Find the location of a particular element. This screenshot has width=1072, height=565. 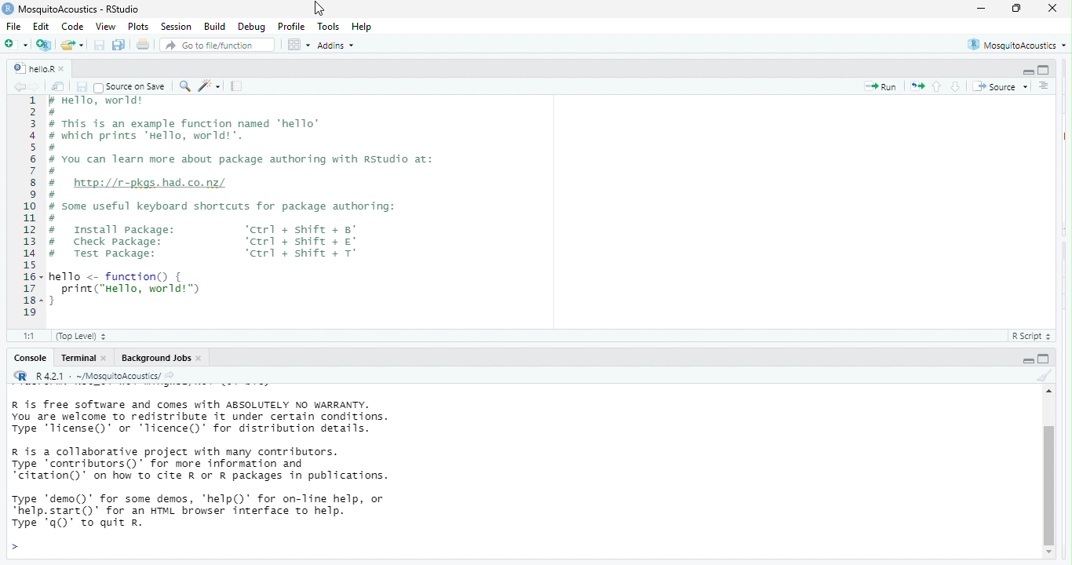

RScript  is located at coordinates (1027, 338).